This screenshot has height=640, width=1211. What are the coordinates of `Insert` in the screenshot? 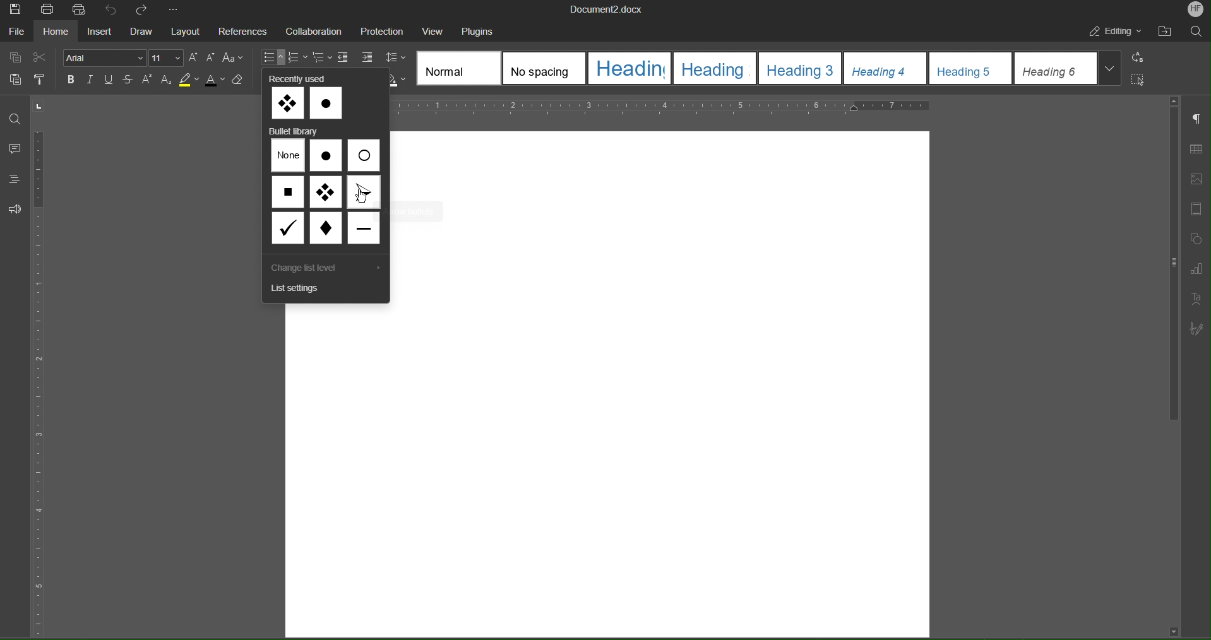 It's located at (100, 32).